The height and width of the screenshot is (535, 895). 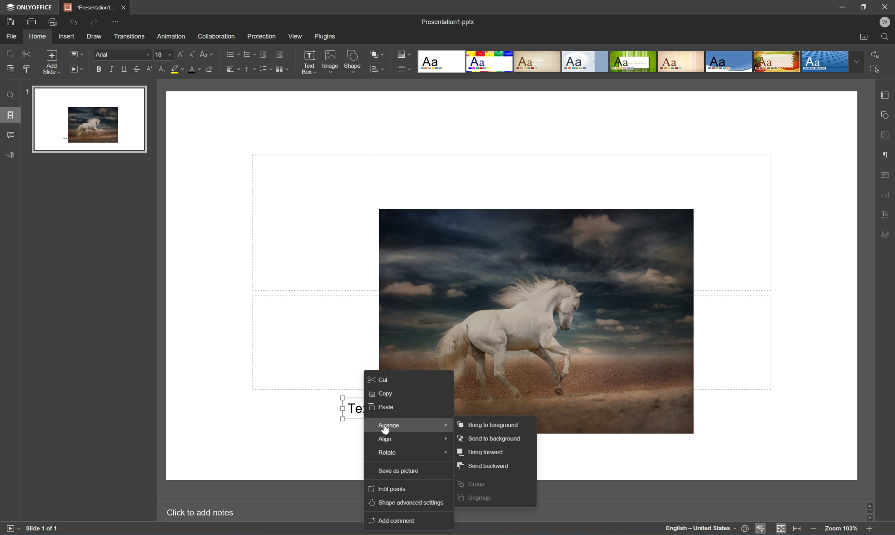 What do you see at coordinates (886, 37) in the screenshot?
I see `Find` at bounding box center [886, 37].